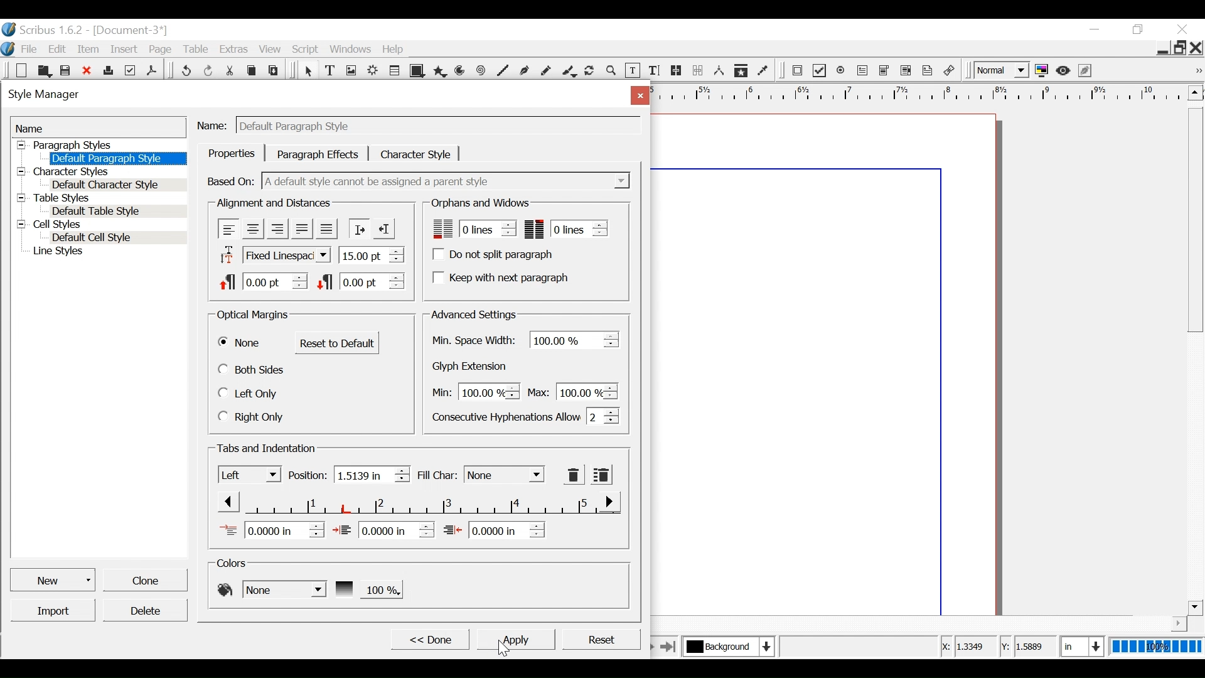 This screenshot has height=678, width=1205. What do you see at coordinates (473, 367) in the screenshot?
I see `Glyph extension` at bounding box center [473, 367].